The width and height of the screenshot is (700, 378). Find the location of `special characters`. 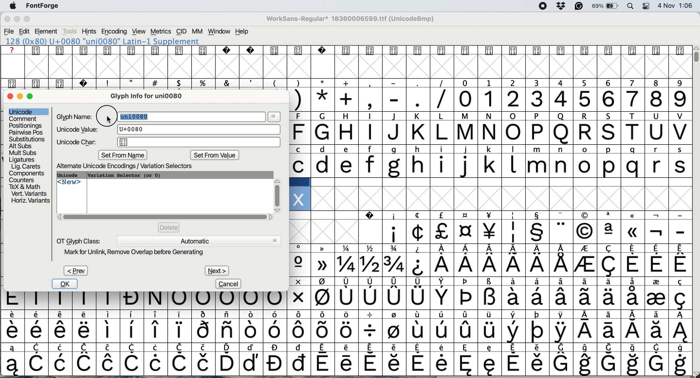

special characters is located at coordinates (345, 363).